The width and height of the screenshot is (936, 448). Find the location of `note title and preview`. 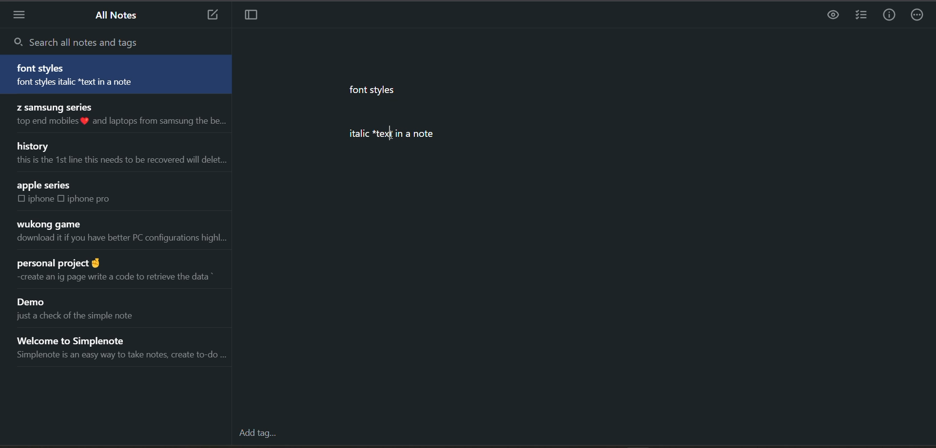

note title and preview is located at coordinates (81, 195).